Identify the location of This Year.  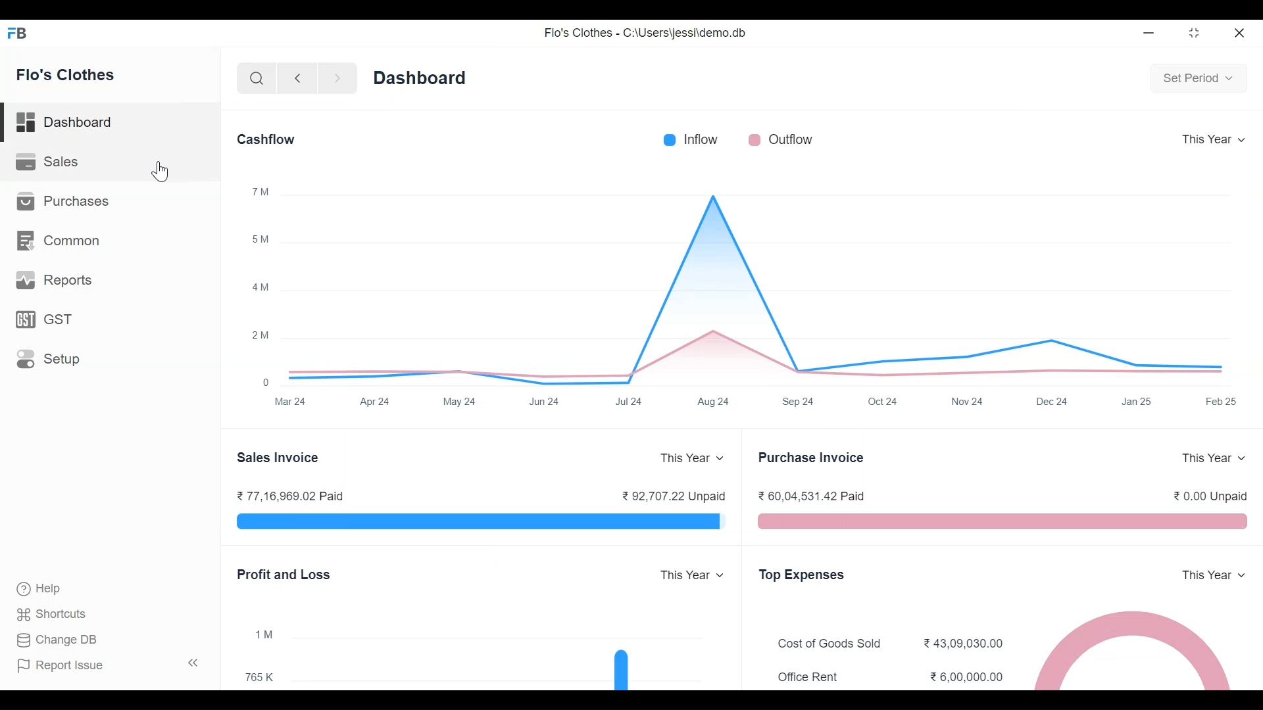
(1206, 458).